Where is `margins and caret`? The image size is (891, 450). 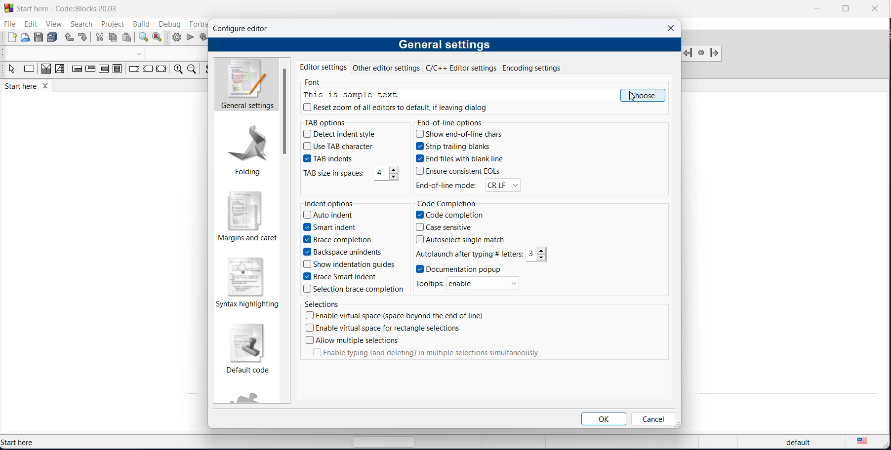
margins and caret is located at coordinates (246, 218).